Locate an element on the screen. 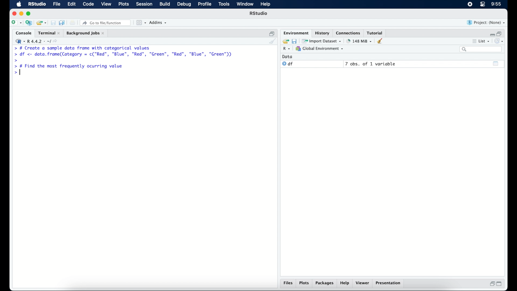  load workspace is located at coordinates (285, 40).